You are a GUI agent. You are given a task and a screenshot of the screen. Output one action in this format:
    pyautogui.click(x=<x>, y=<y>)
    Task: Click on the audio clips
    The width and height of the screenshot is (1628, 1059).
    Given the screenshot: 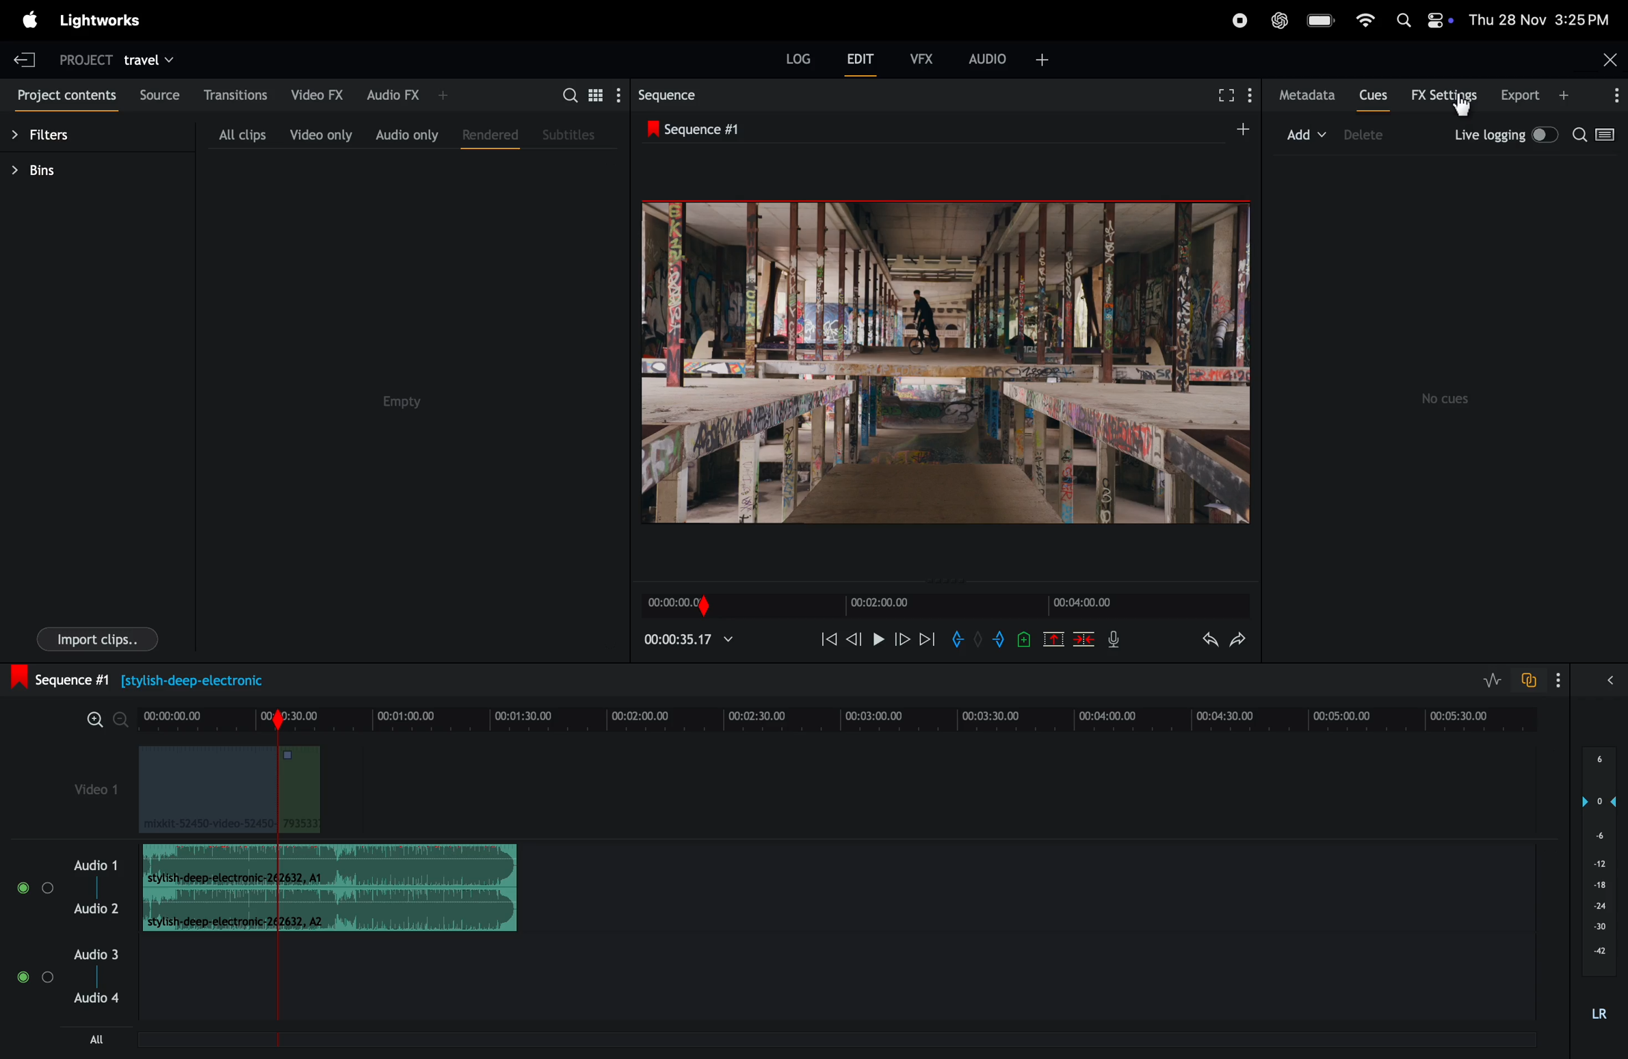 What is the action you would take?
    pyautogui.click(x=330, y=888)
    